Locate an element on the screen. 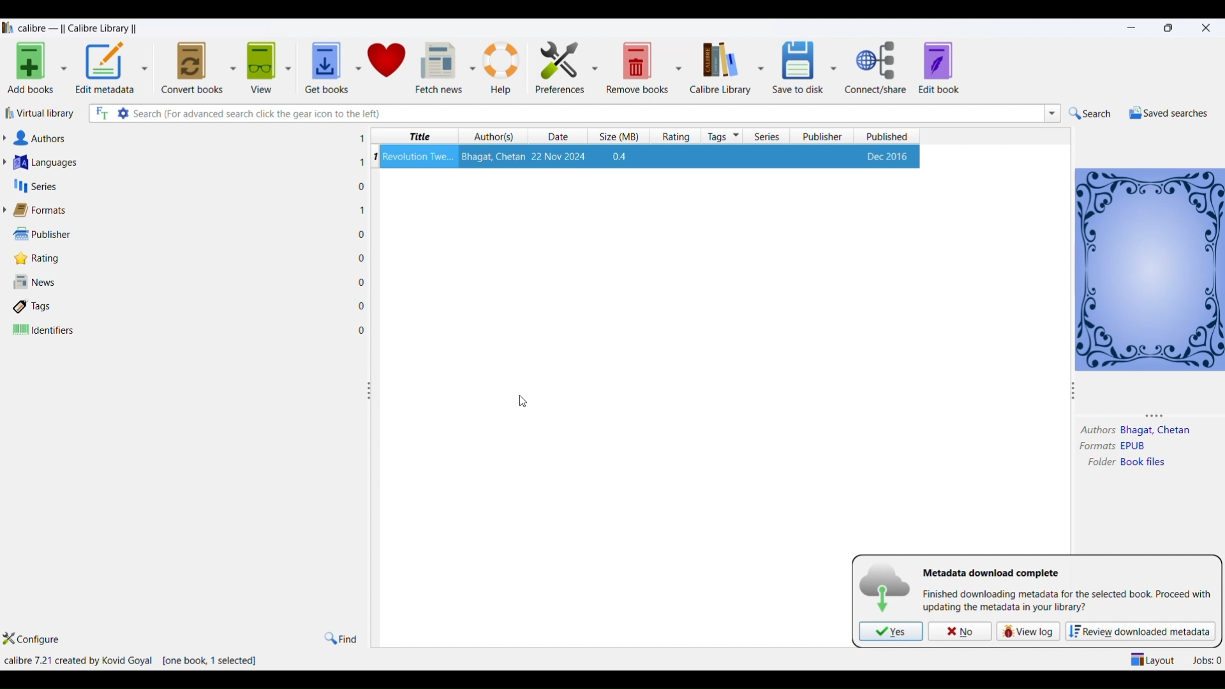 The height and width of the screenshot is (689, 1225). library options dropdown button is located at coordinates (759, 66).